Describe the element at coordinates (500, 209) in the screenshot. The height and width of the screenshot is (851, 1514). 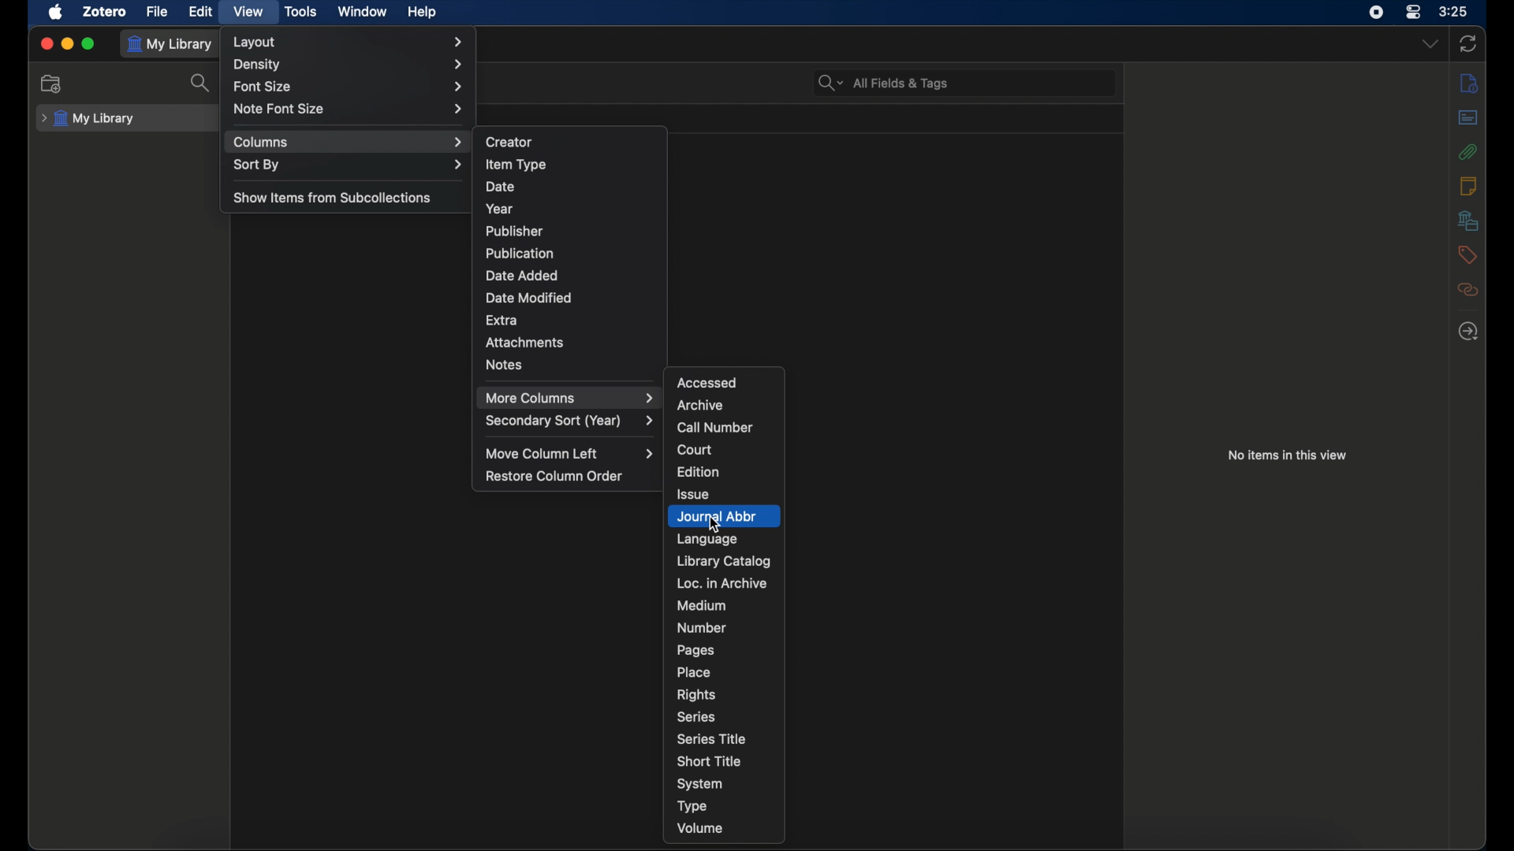
I see `year` at that location.